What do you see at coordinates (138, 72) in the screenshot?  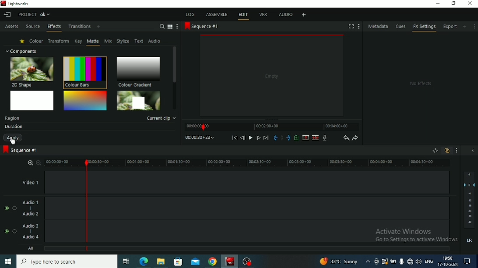 I see `Colour Gradient` at bounding box center [138, 72].